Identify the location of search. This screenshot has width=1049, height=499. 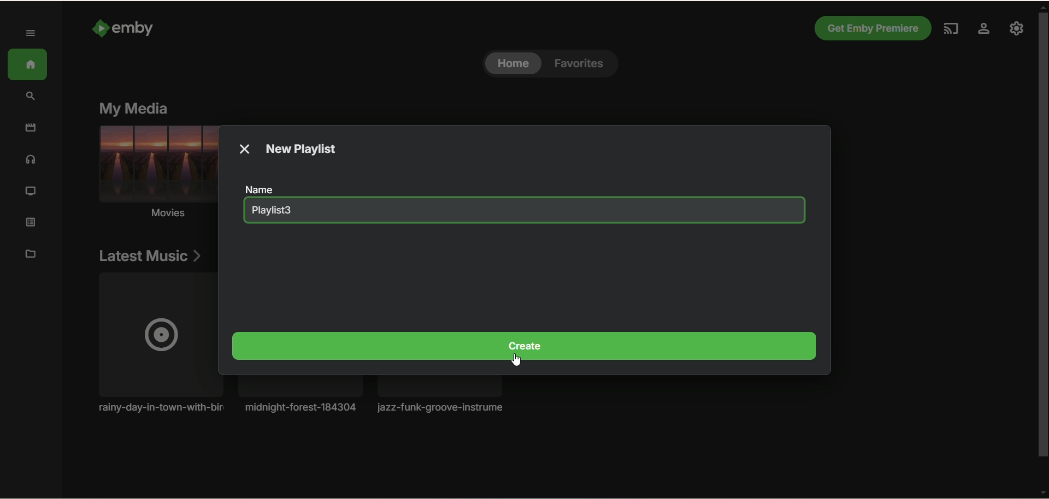
(32, 97).